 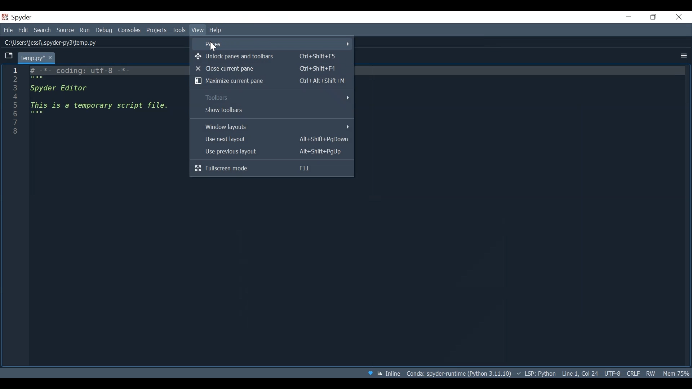 What do you see at coordinates (37, 57) in the screenshot?
I see `current tab` at bounding box center [37, 57].